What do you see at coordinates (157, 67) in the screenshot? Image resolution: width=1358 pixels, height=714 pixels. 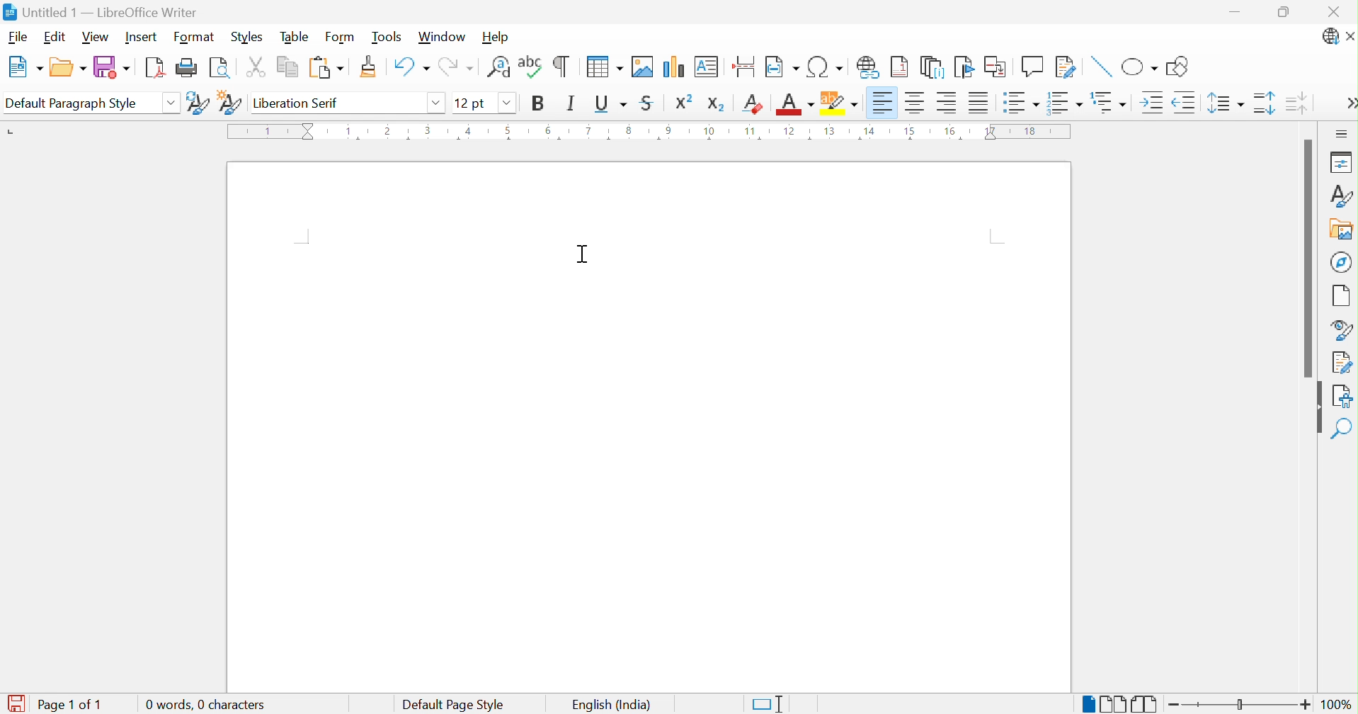 I see `Import as PDF` at bounding box center [157, 67].